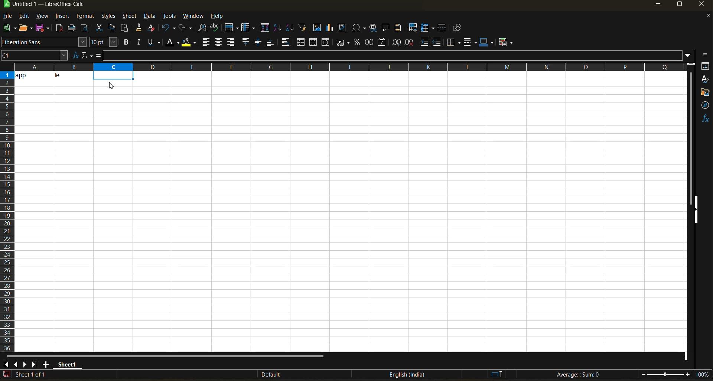  What do you see at coordinates (345, 42) in the screenshot?
I see `format as currency` at bounding box center [345, 42].